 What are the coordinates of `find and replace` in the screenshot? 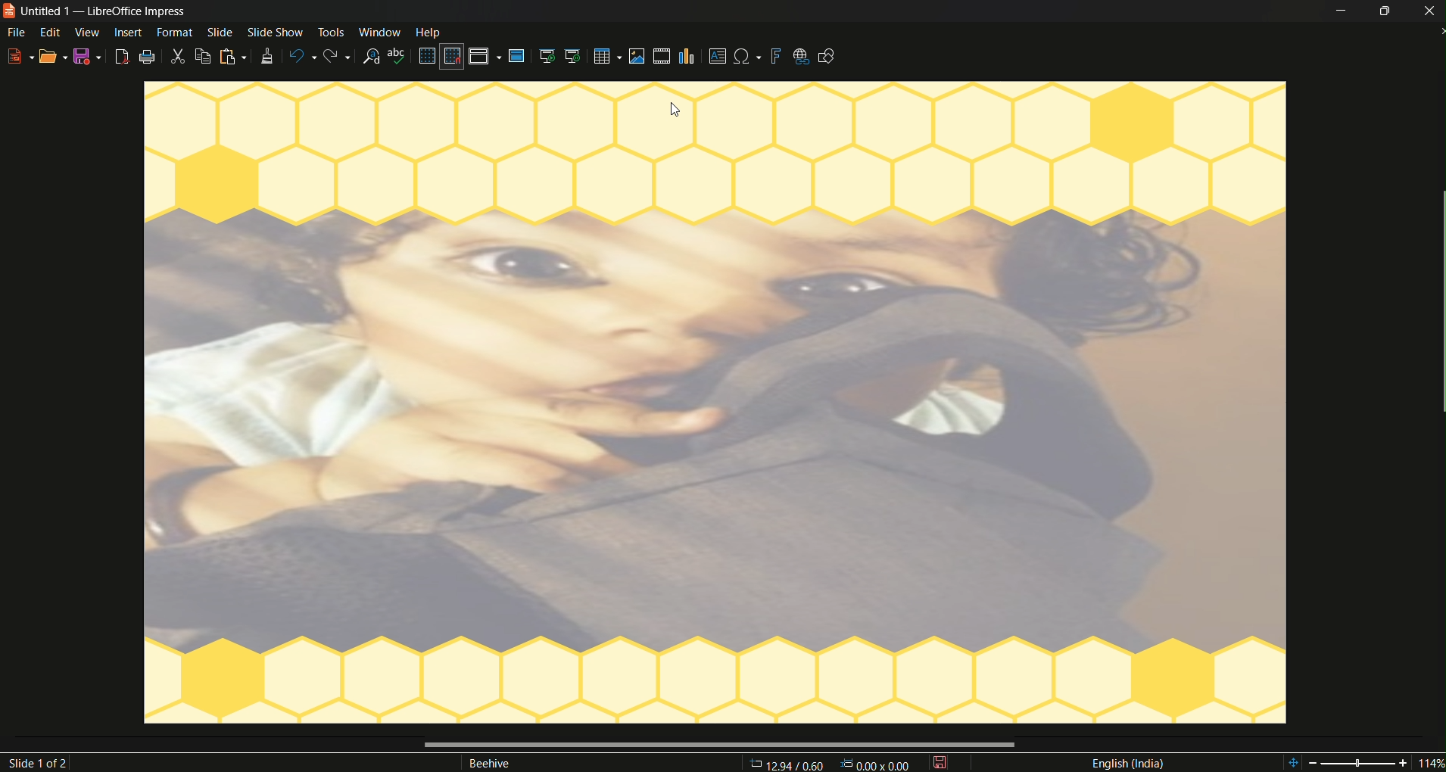 It's located at (372, 57).